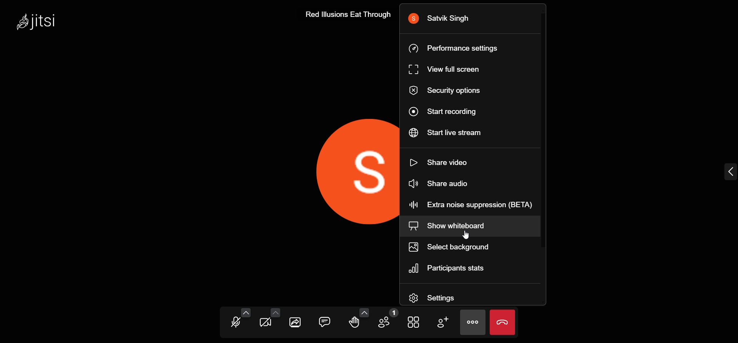 The width and height of the screenshot is (738, 343). I want to click on invite people, so click(441, 322).